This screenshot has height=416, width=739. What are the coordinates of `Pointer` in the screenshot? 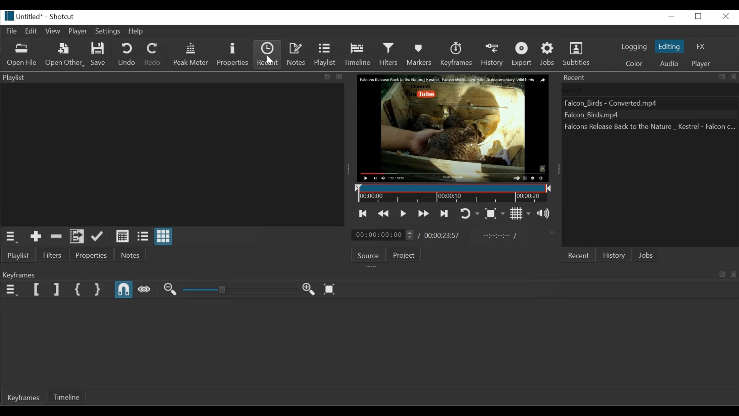 It's located at (271, 61).